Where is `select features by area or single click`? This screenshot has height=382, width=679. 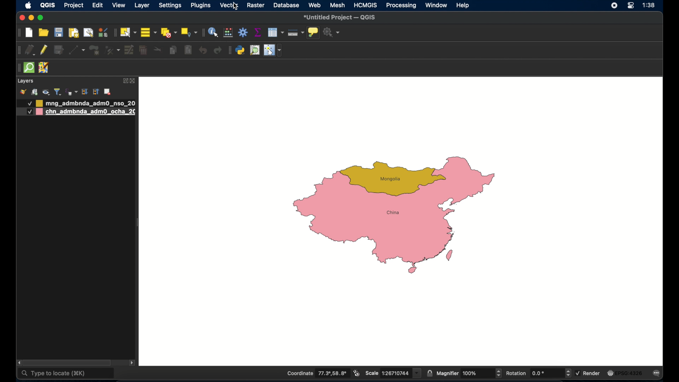 select features by area or single click is located at coordinates (128, 32).